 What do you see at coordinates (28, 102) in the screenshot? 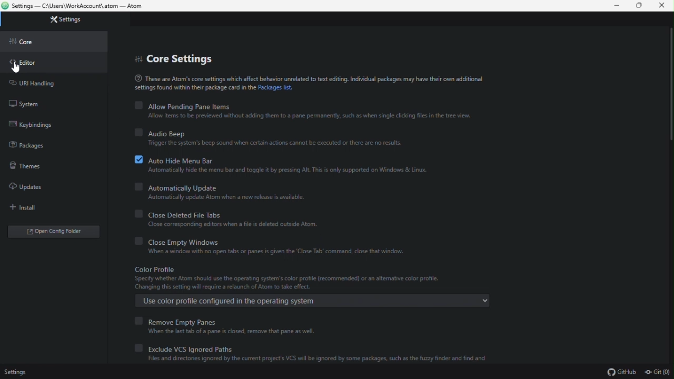
I see `System` at bounding box center [28, 102].